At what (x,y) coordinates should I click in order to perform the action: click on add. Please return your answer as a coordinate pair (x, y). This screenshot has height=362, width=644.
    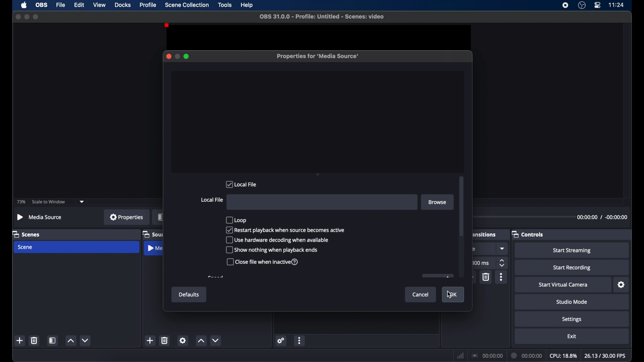
    Looking at the image, I should click on (149, 341).